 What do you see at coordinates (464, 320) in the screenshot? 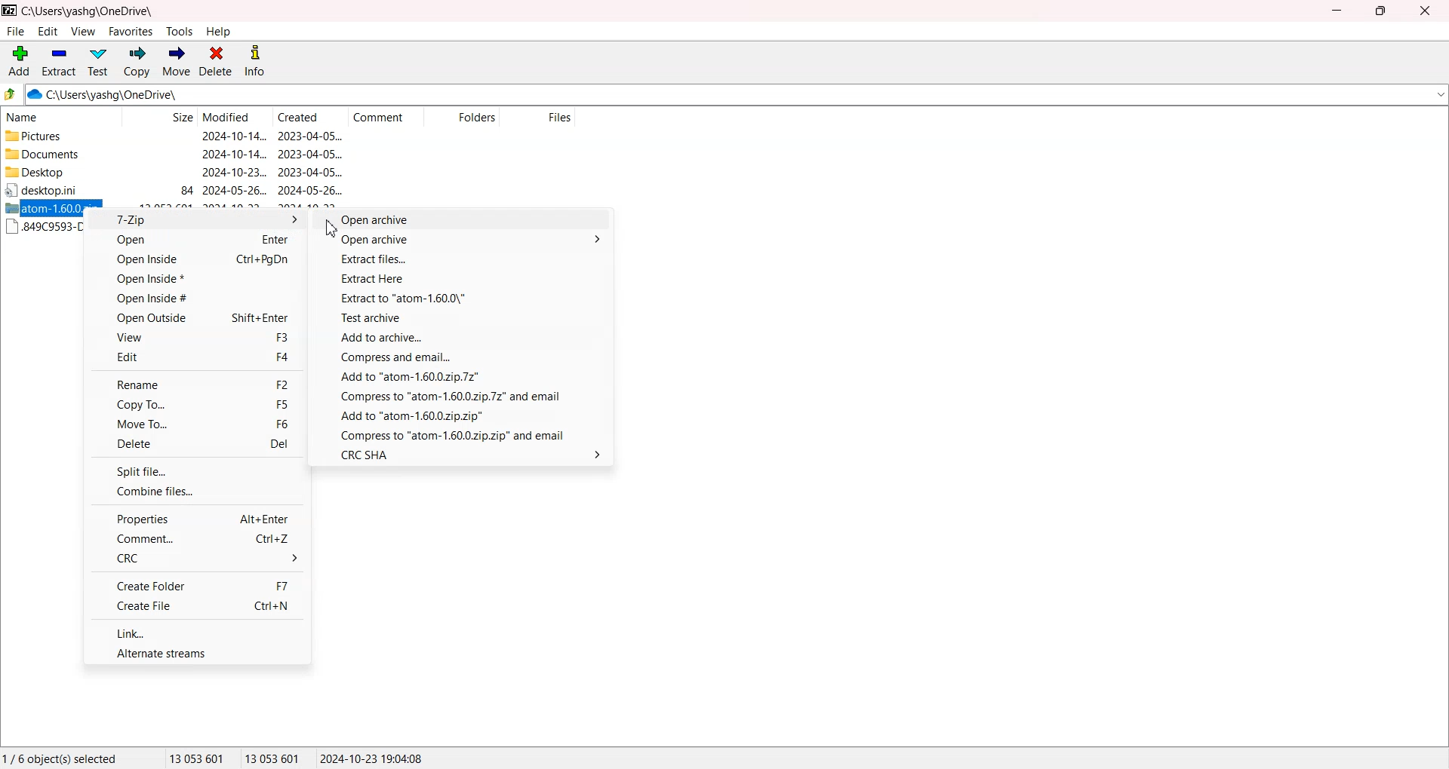
I see `Test Archive` at bounding box center [464, 320].